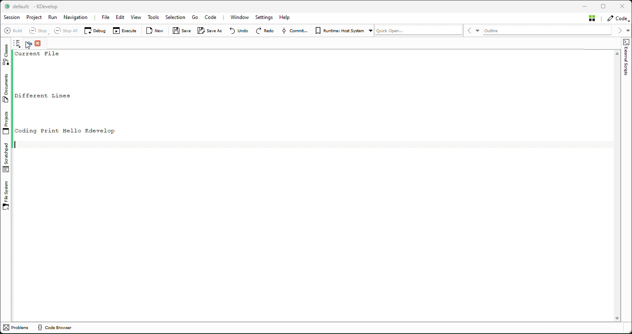  Describe the element at coordinates (13, 18) in the screenshot. I see `Session` at that location.